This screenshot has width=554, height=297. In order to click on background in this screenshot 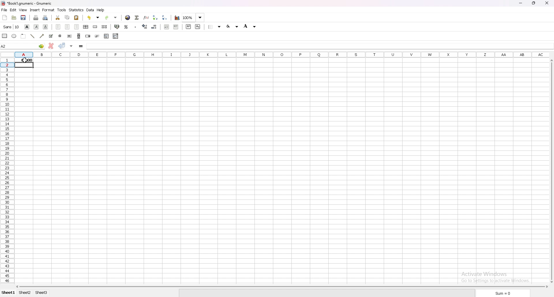, I will do `click(232, 27)`.